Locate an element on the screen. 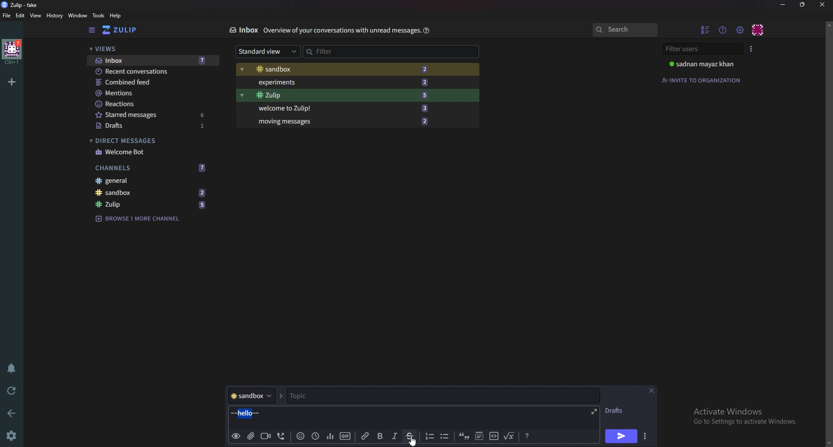 This screenshot has width=833, height=447. Direct messages is located at coordinates (148, 140).